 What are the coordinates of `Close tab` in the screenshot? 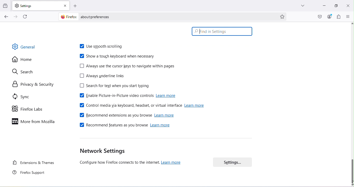 It's located at (66, 6).